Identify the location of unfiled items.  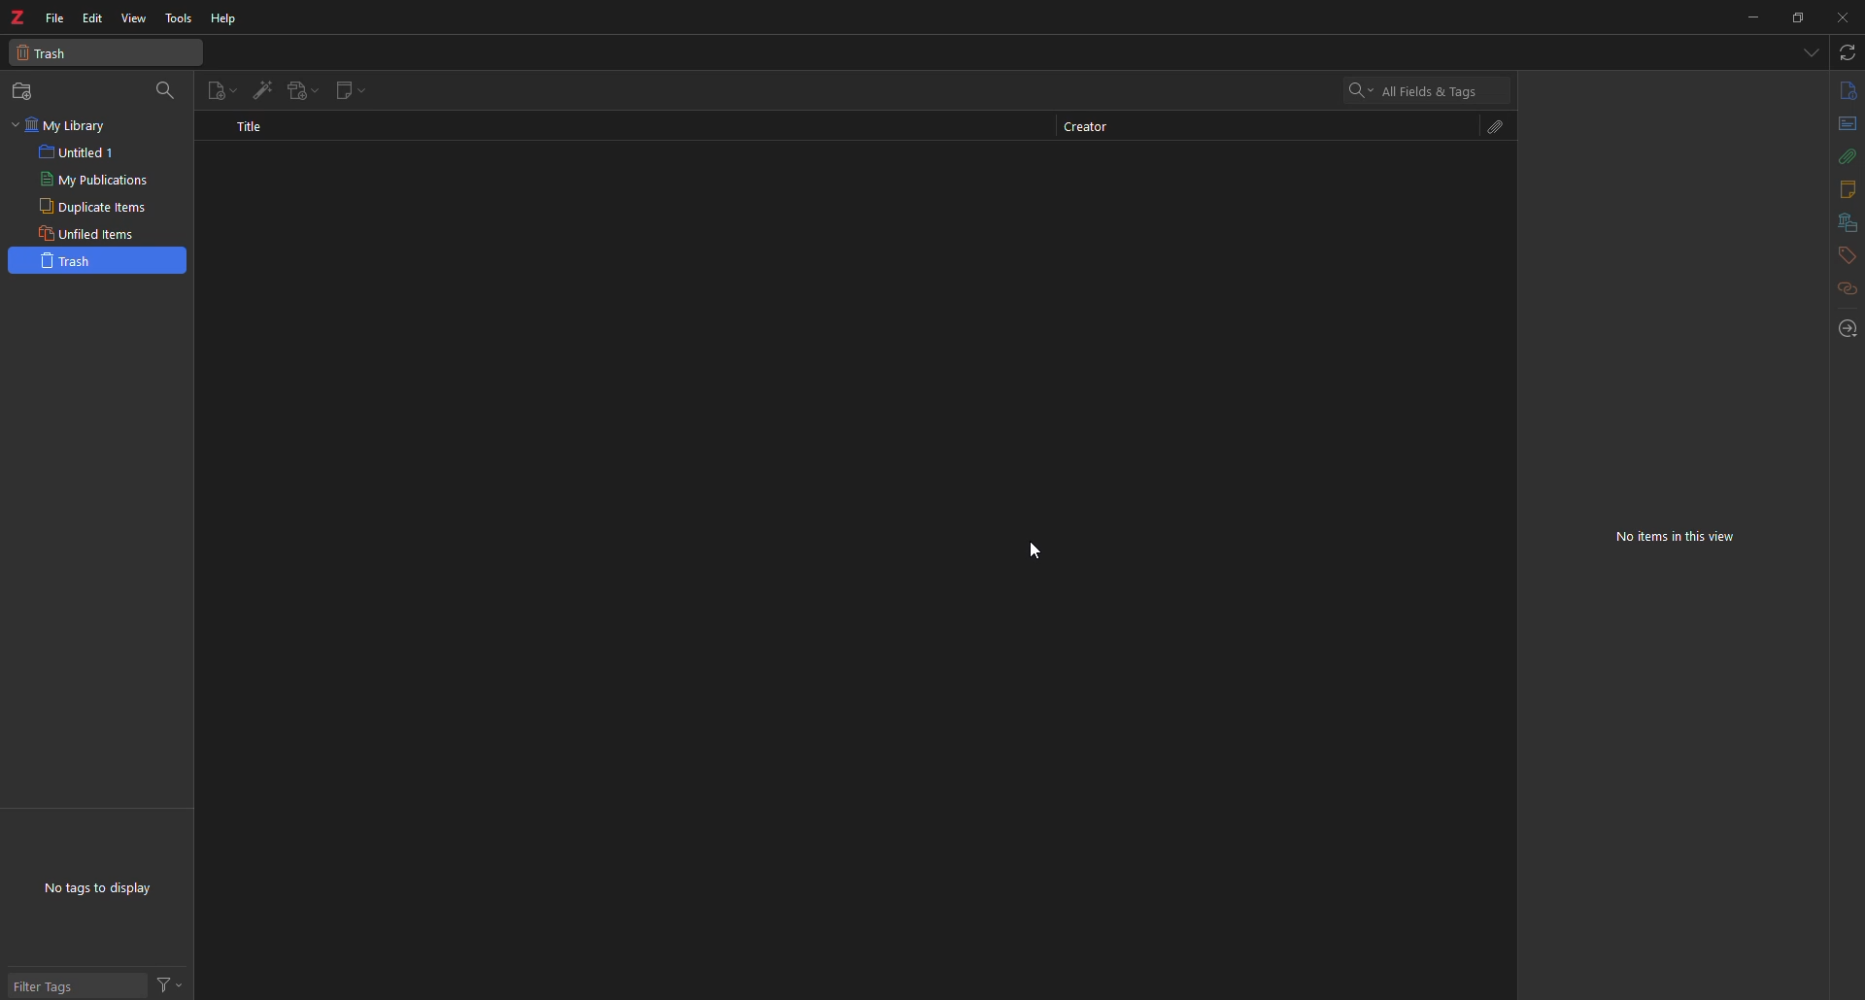
(90, 233).